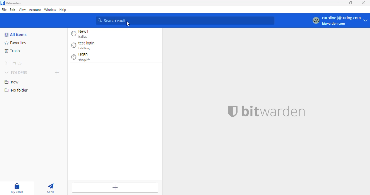  What do you see at coordinates (35, 10) in the screenshot?
I see `account` at bounding box center [35, 10].